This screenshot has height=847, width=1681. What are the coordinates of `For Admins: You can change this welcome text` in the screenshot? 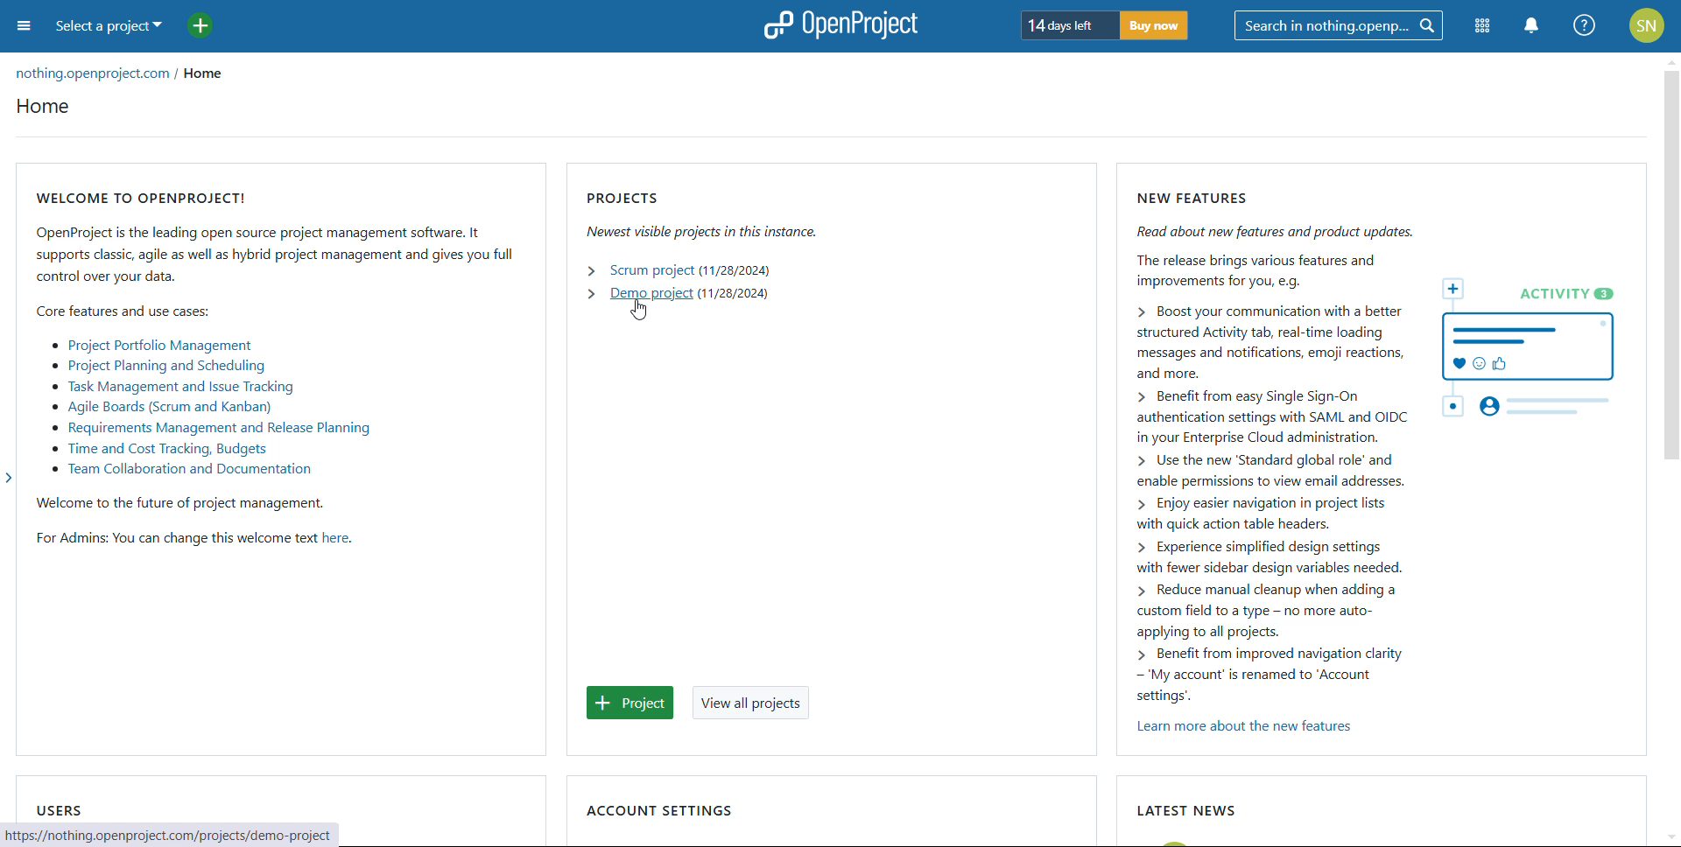 It's located at (177, 542).